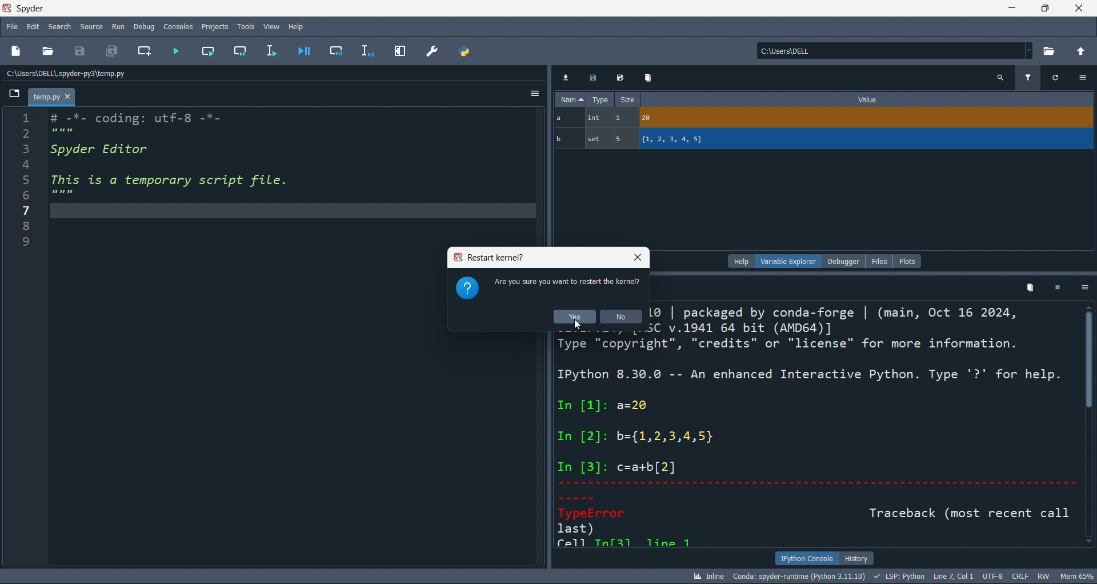 This screenshot has width=1097, height=584. Describe the element at coordinates (632, 258) in the screenshot. I see `close` at that location.